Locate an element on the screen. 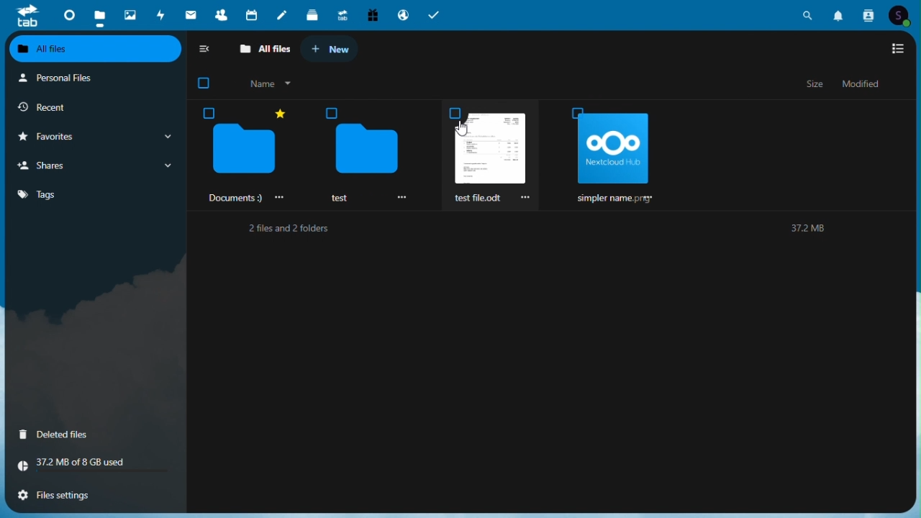 The image size is (921, 518). Delete files is located at coordinates (89, 435).